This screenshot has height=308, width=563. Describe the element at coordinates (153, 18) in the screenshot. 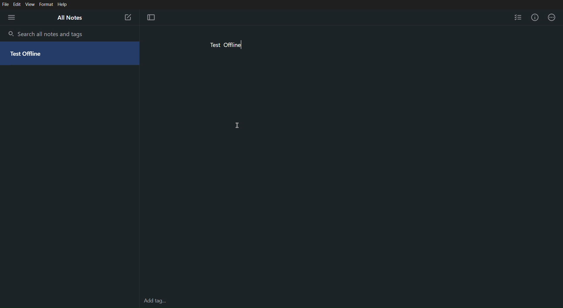

I see `Focus Mode` at that location.